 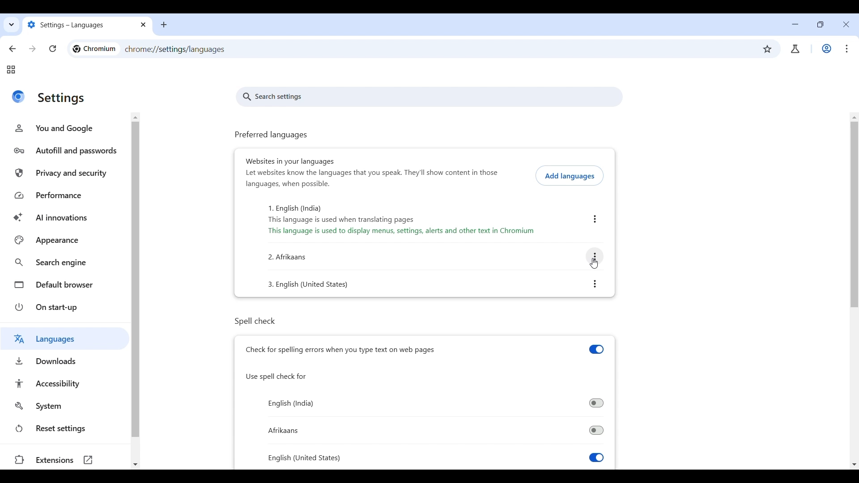 I want to click on search settings, so click(x=431, y=97).